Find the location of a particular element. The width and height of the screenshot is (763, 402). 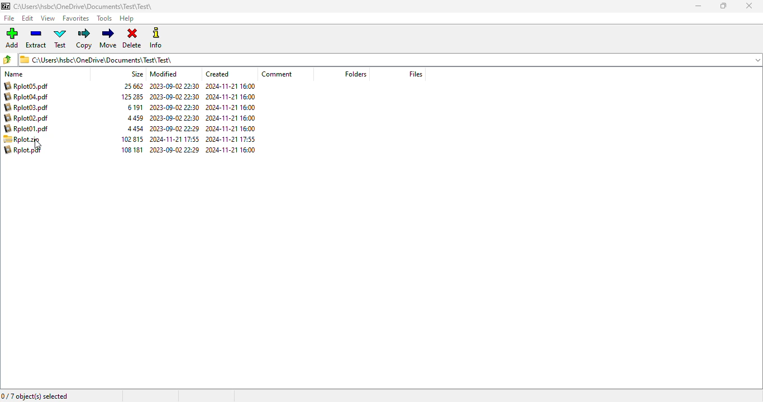

folders is located at coordinates (355, 74).